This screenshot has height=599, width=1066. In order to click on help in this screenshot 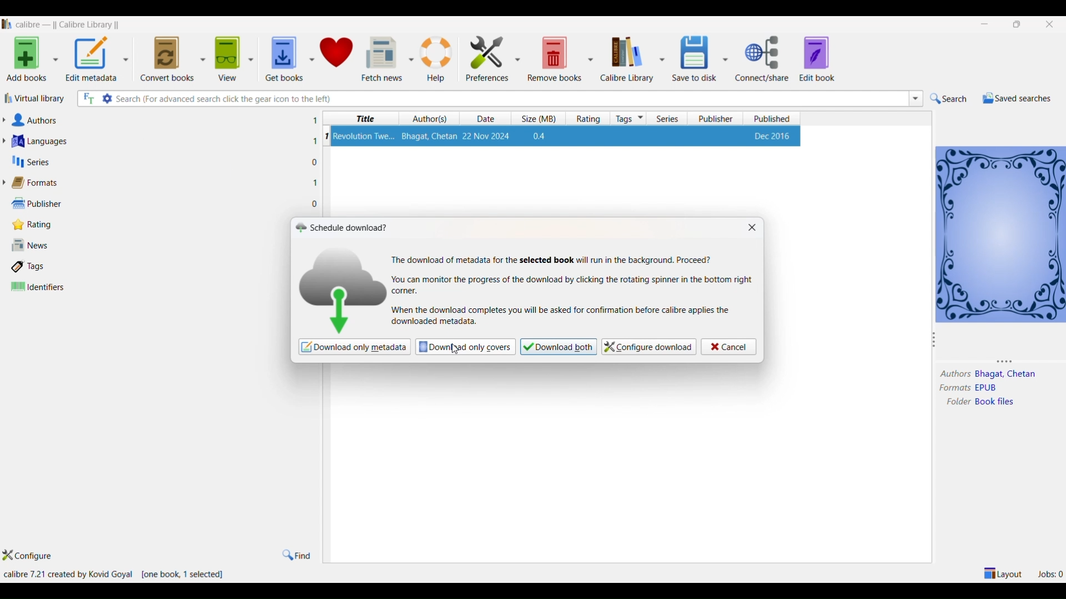, I will do `click(438, 58)`.